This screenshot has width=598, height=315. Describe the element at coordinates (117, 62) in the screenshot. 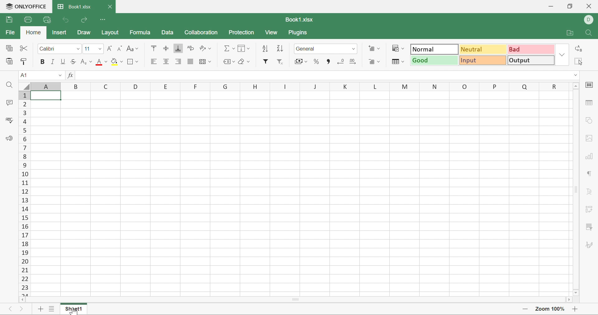

I see `Fill color` at that location.